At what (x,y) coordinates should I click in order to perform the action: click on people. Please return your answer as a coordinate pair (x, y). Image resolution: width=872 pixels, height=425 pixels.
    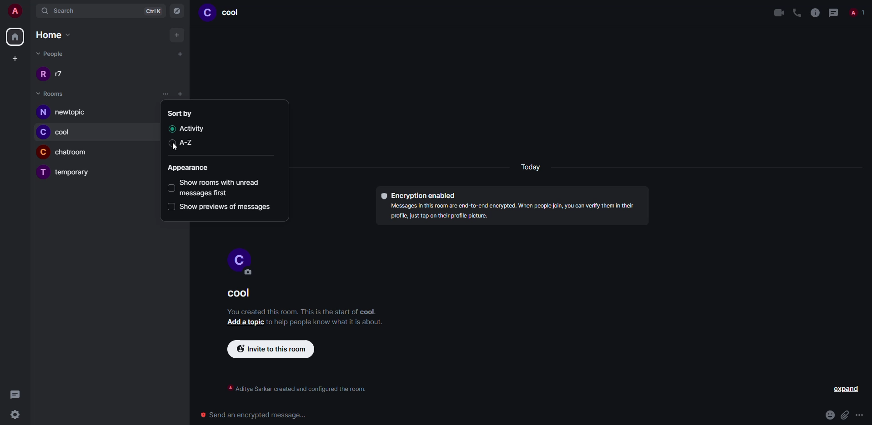
    Looking at the image, I should click on (857, 11).